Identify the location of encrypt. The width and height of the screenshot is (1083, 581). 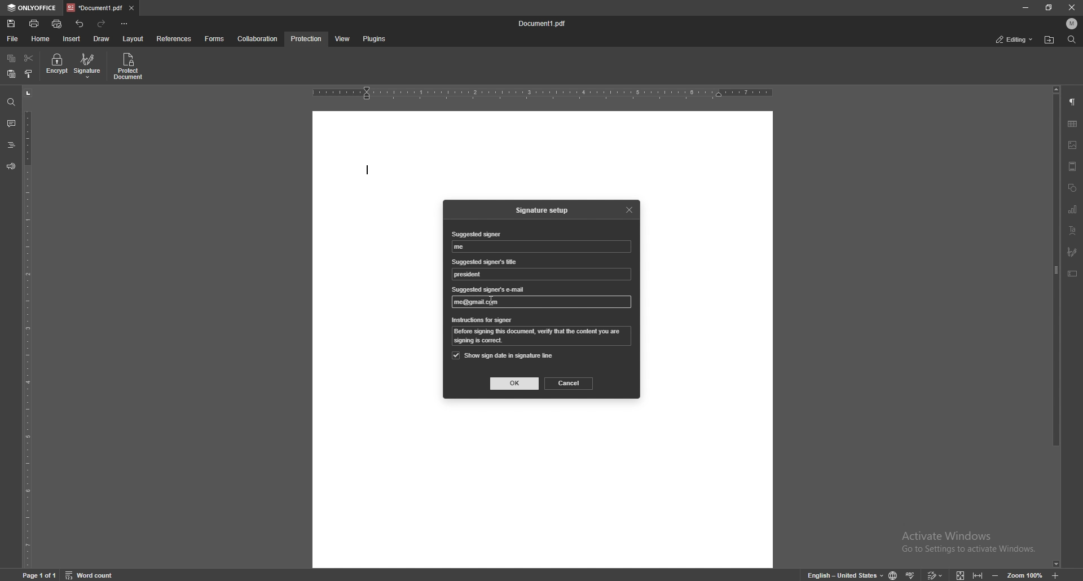
(56, 65).